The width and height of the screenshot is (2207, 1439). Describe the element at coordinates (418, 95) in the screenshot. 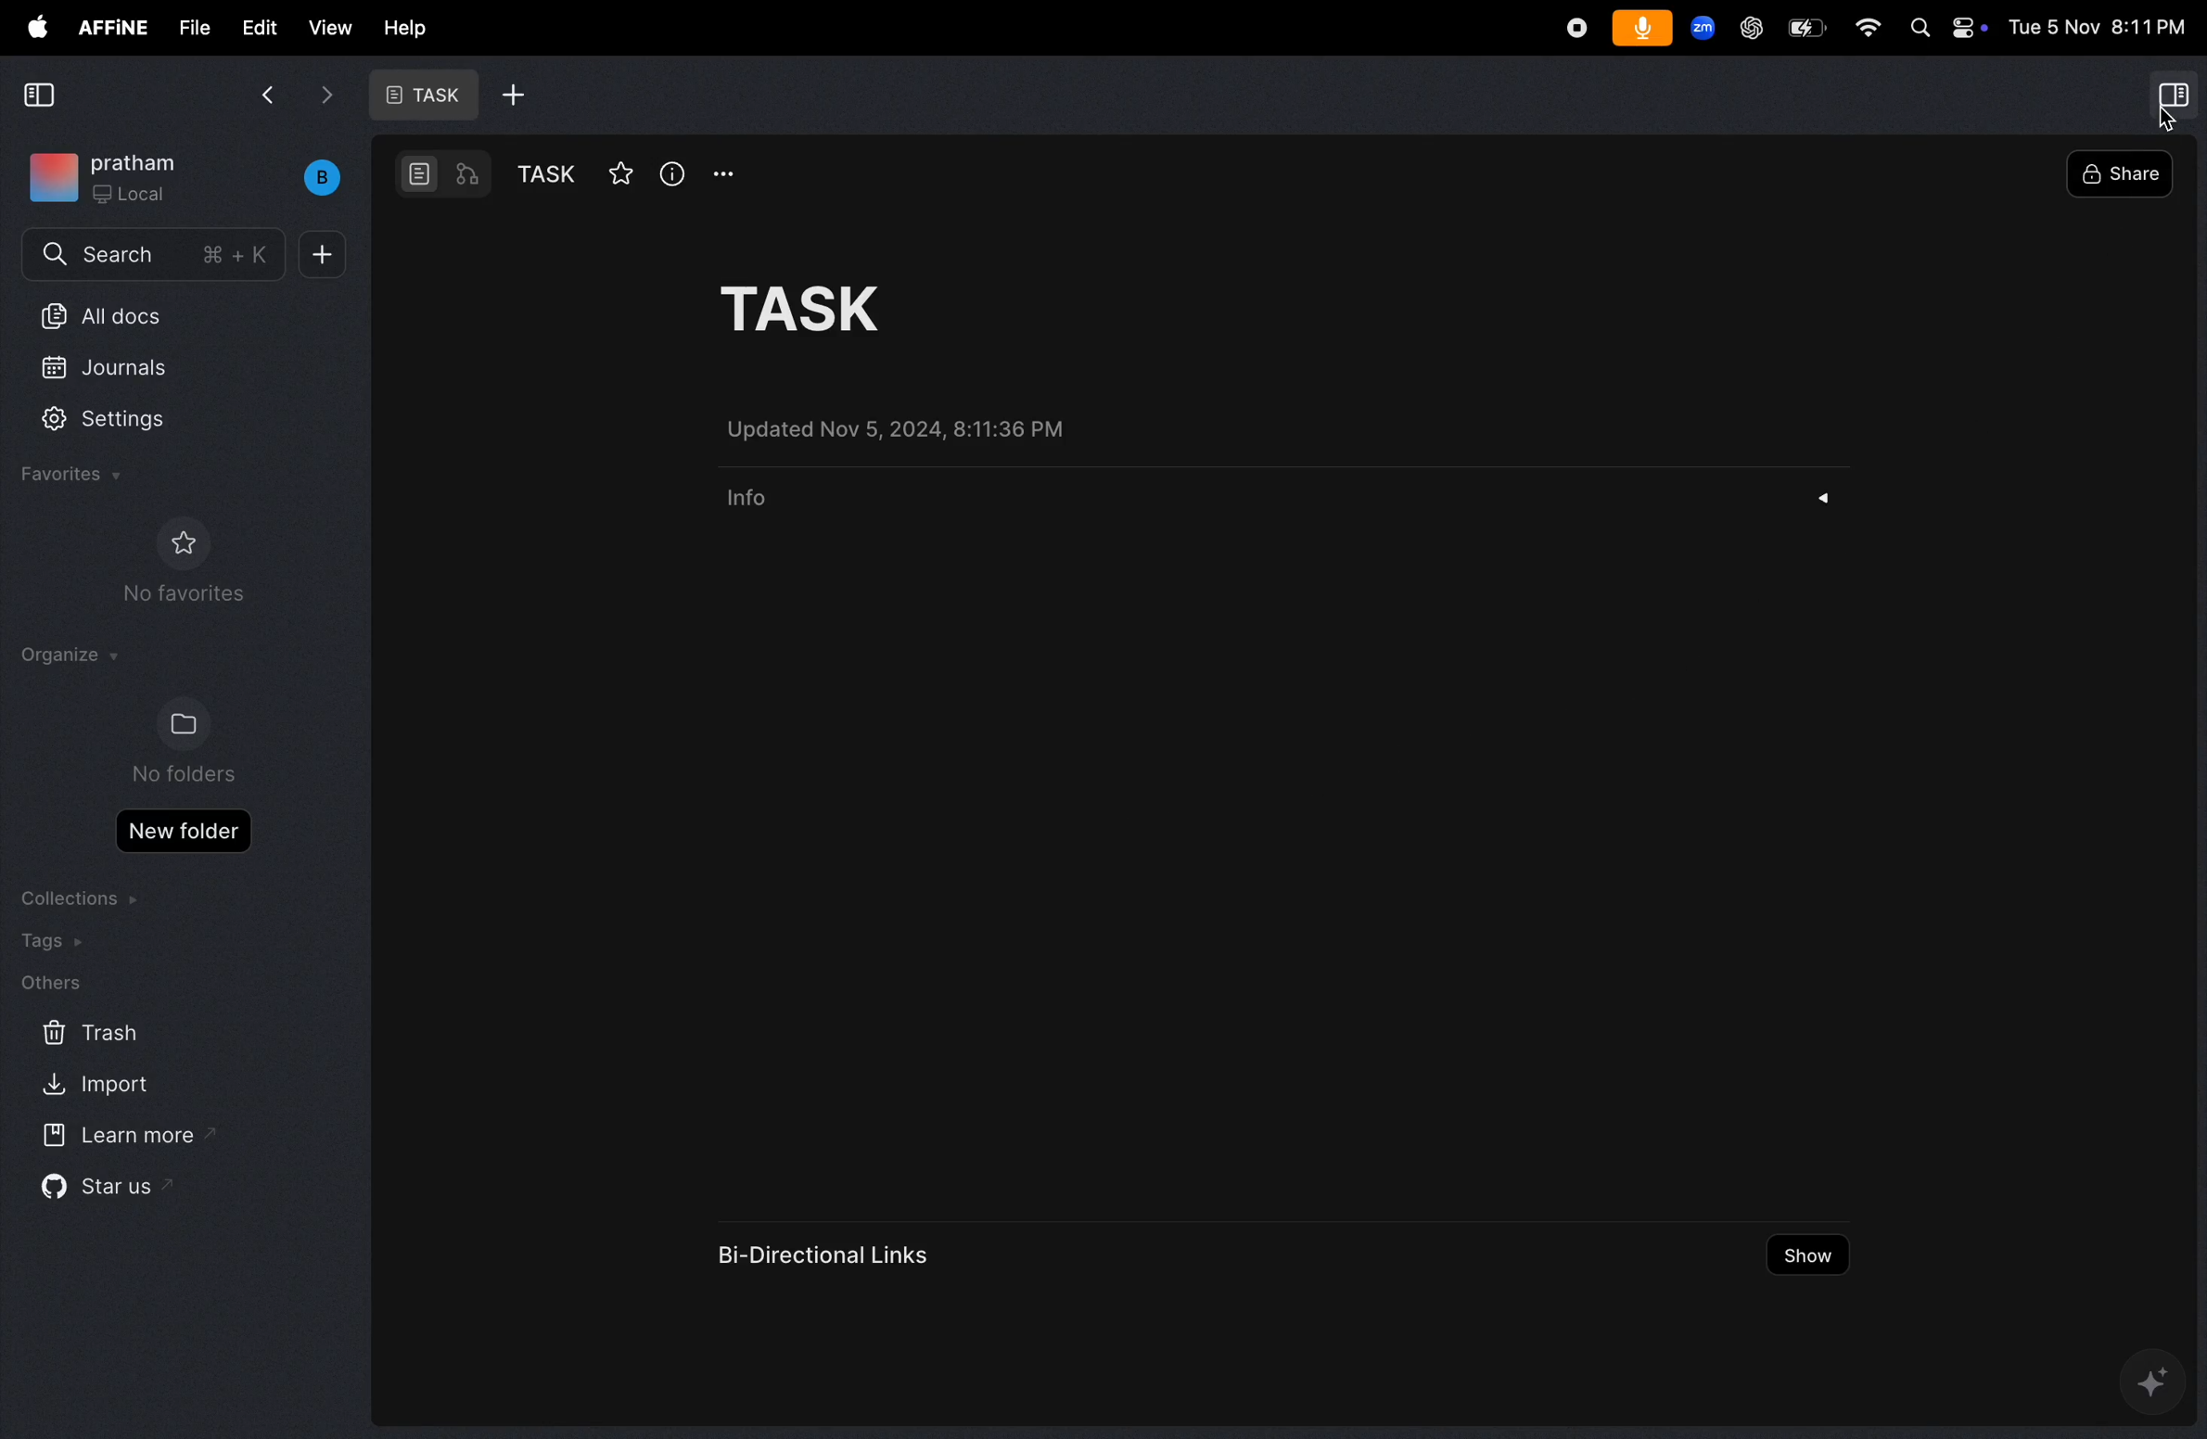

I see `task` at that location.